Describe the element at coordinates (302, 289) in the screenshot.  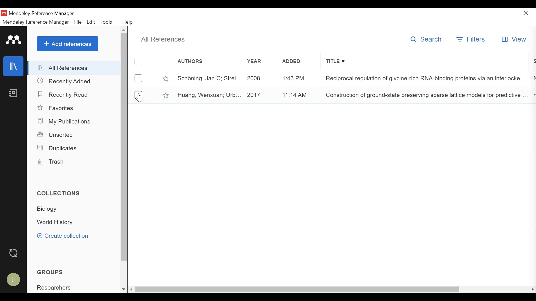
I see `Scroll bar` at that location.